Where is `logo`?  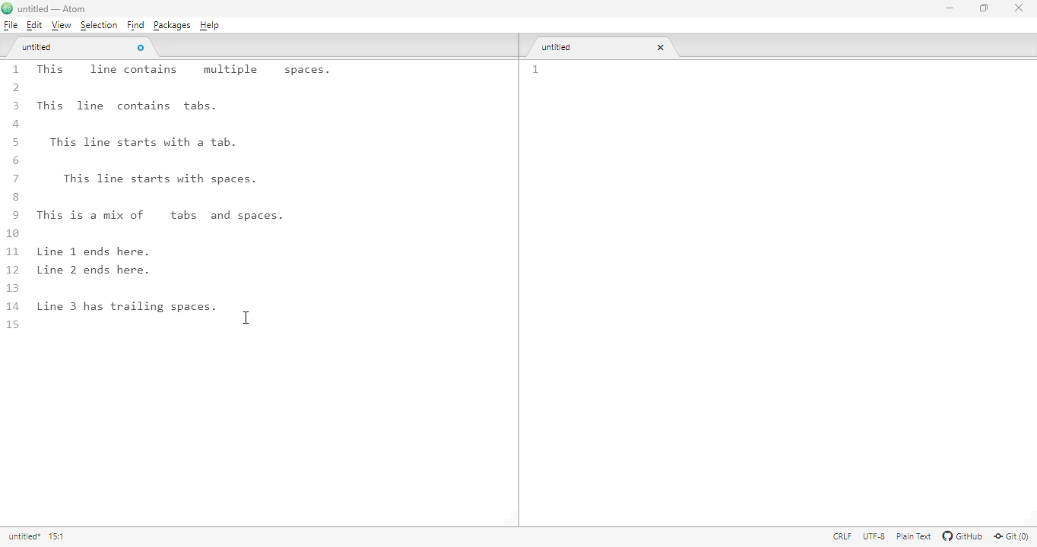
logo is located at coordinates (7, 8).